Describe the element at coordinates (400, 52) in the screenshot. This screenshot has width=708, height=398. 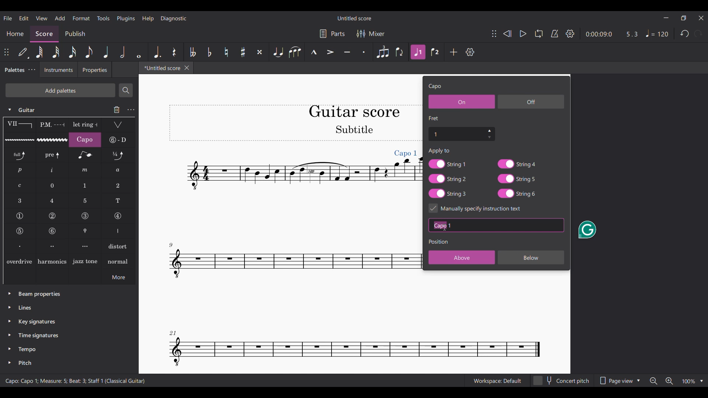
I see `Flip direction` at that location.